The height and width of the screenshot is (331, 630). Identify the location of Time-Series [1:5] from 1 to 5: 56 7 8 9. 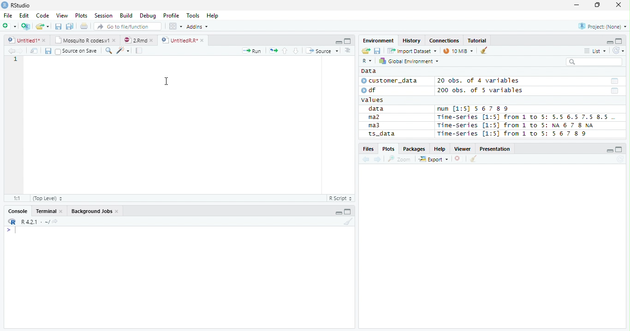
(513, 134).